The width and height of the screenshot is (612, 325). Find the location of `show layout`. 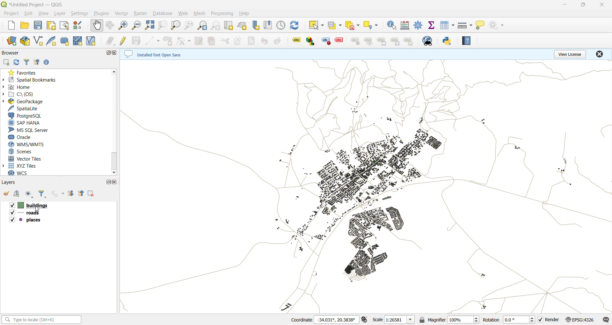

show layout is located at coordinates (64, 26).